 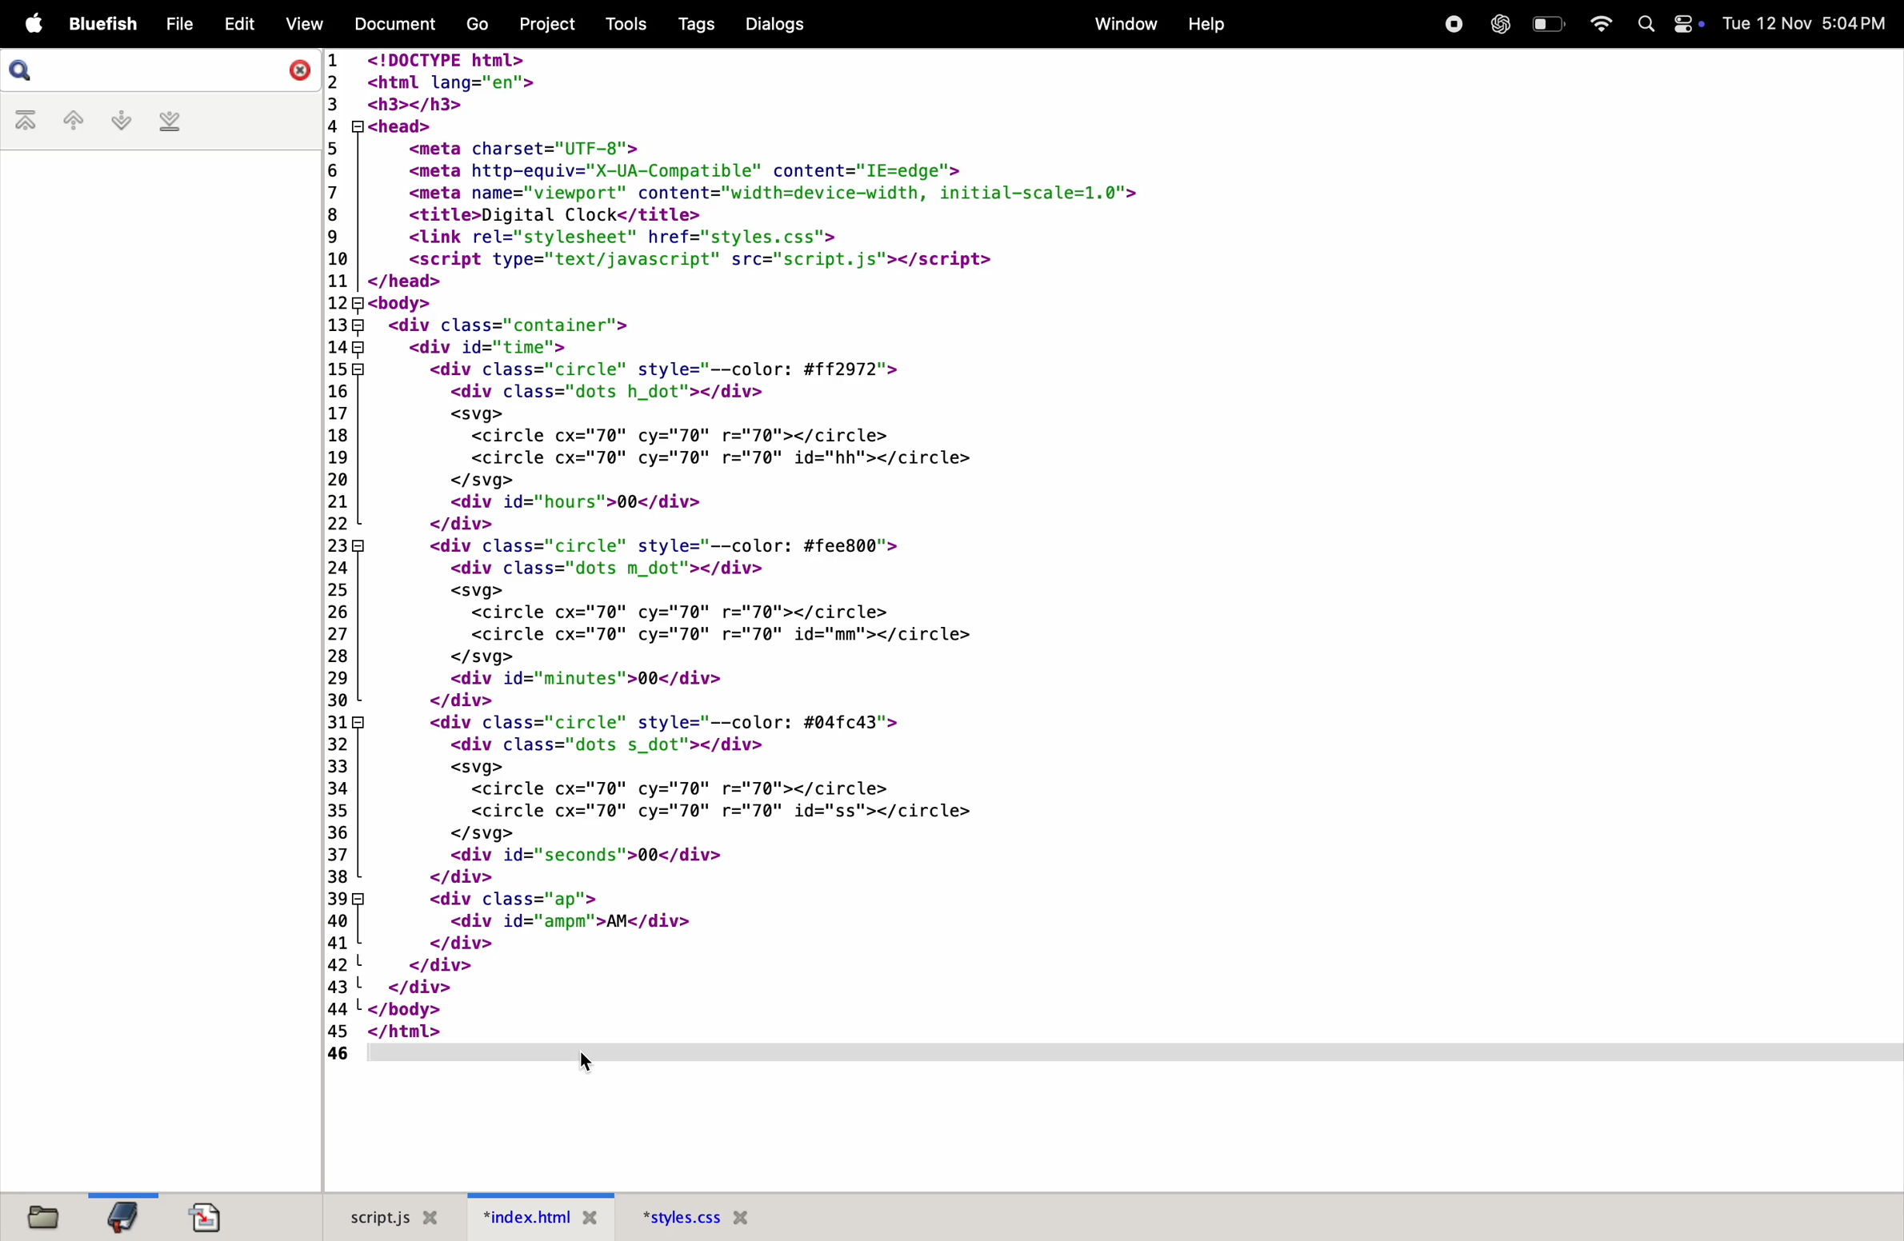 What do you see at coordinates (170, 121) in the screenshot?
I see `last bookmark` at bounding box center [170, 121].